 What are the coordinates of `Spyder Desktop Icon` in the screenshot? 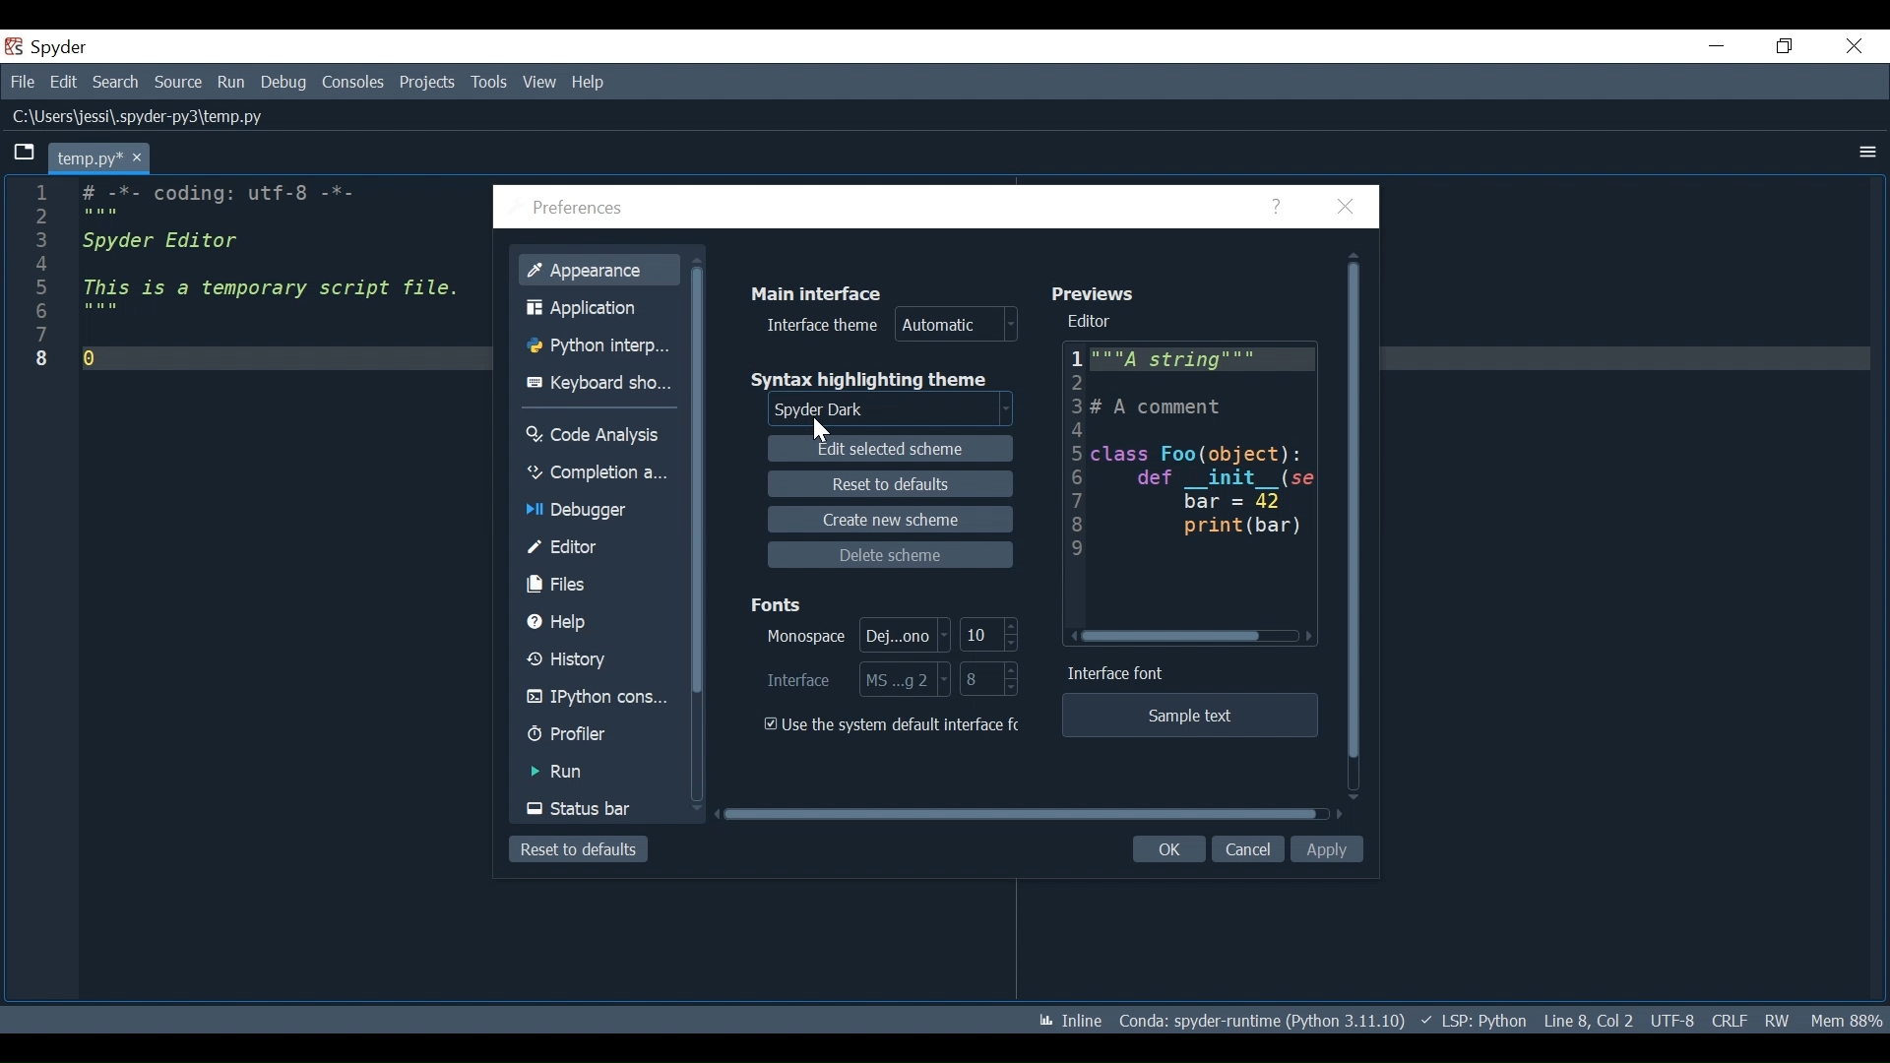 It's located at (51, 48).